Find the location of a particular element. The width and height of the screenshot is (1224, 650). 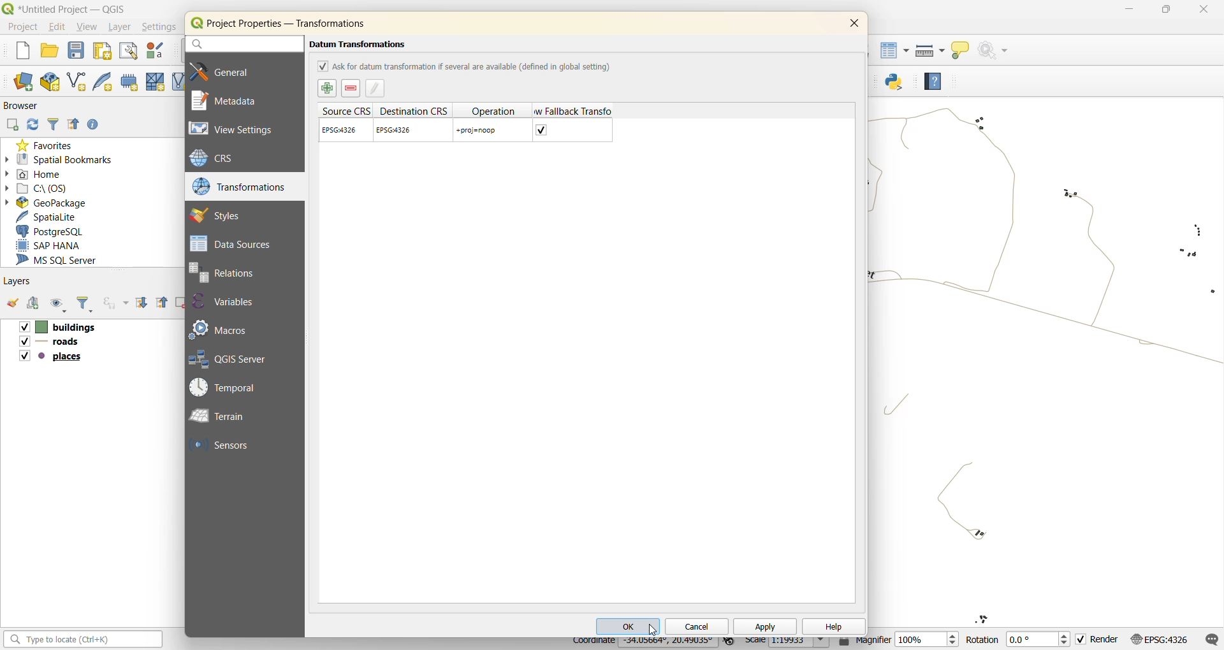

new virtual layout is located at coordinates (178, 80).